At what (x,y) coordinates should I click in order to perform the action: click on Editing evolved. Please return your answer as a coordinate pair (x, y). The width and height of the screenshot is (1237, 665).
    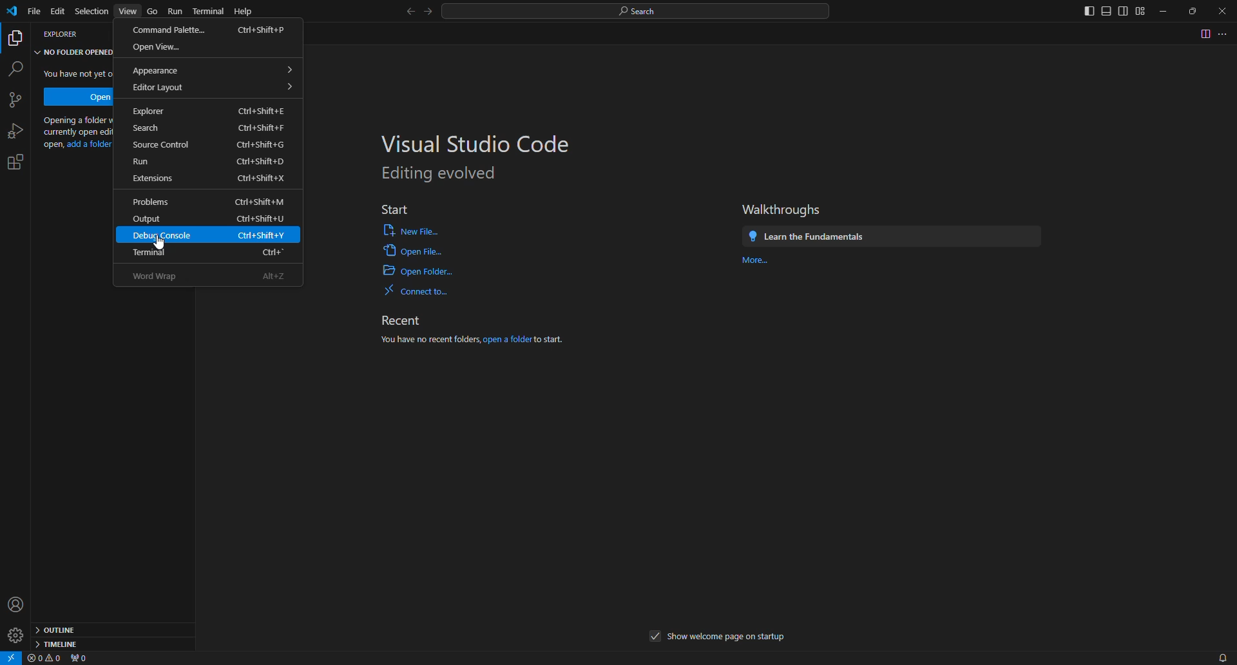
    Looking at the image, I should click on (439, 174).